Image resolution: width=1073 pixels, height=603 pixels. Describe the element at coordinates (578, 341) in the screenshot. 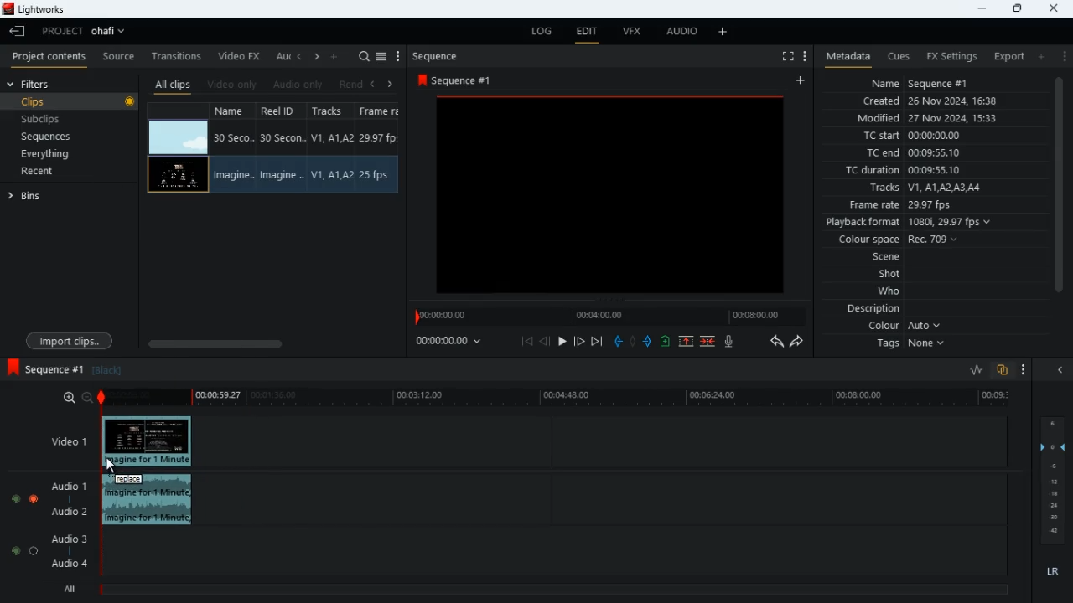

I see `forward` at that location.